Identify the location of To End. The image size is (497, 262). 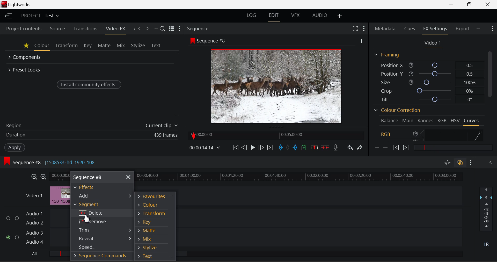
(271, 148).